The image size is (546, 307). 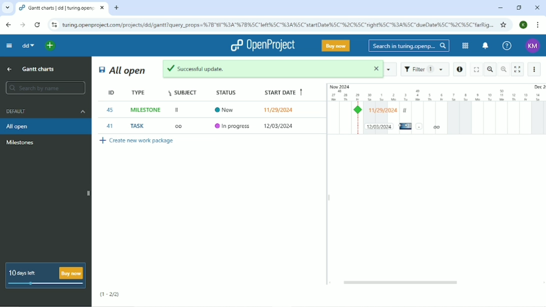 What do you see at coordinates (110, 126) in the screenshot?
I see `41` at bounding box center [110, 126].